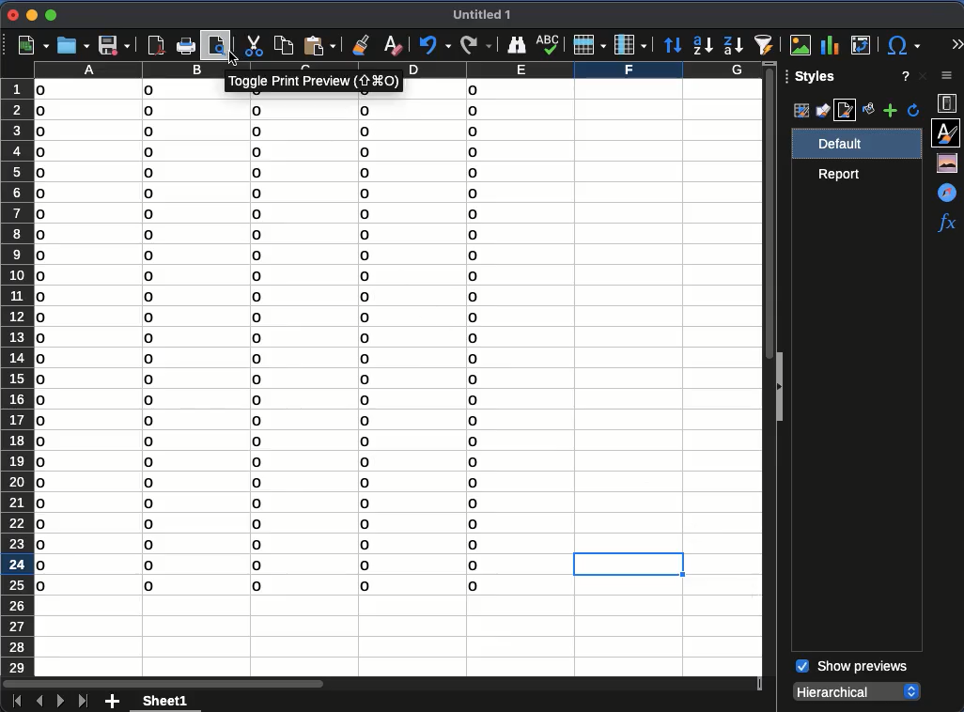  What do you see at coordinates (823, 110) in the screenshot?
I see `drawing styles` at bounding box center [823, 110].